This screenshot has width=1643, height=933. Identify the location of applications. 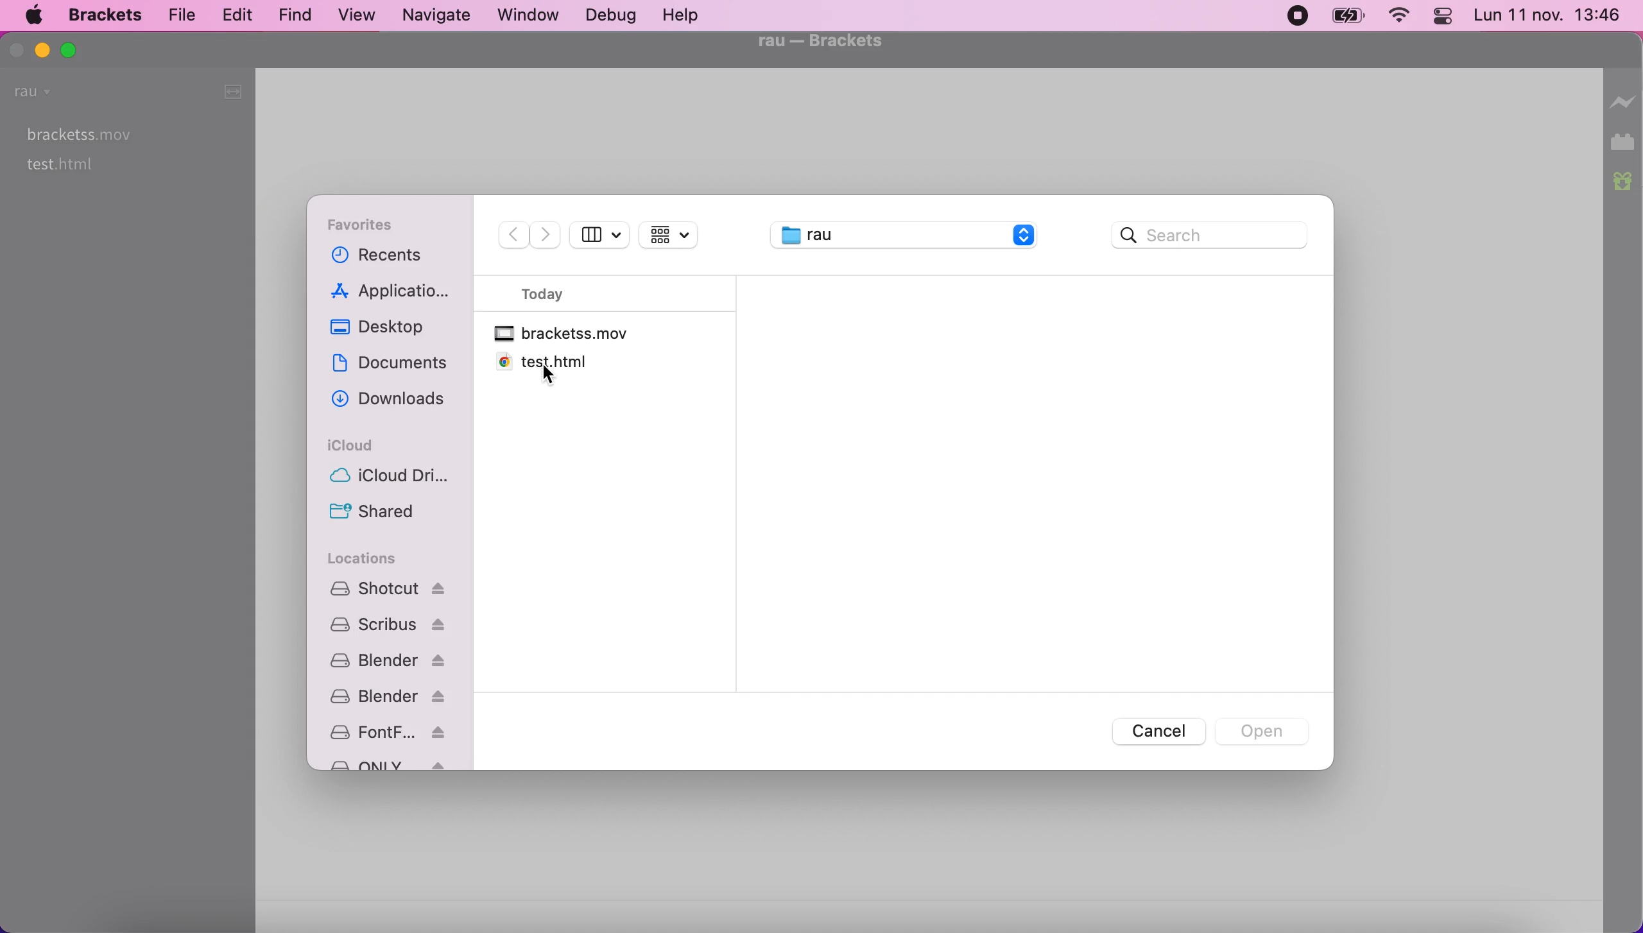
(399, 291).